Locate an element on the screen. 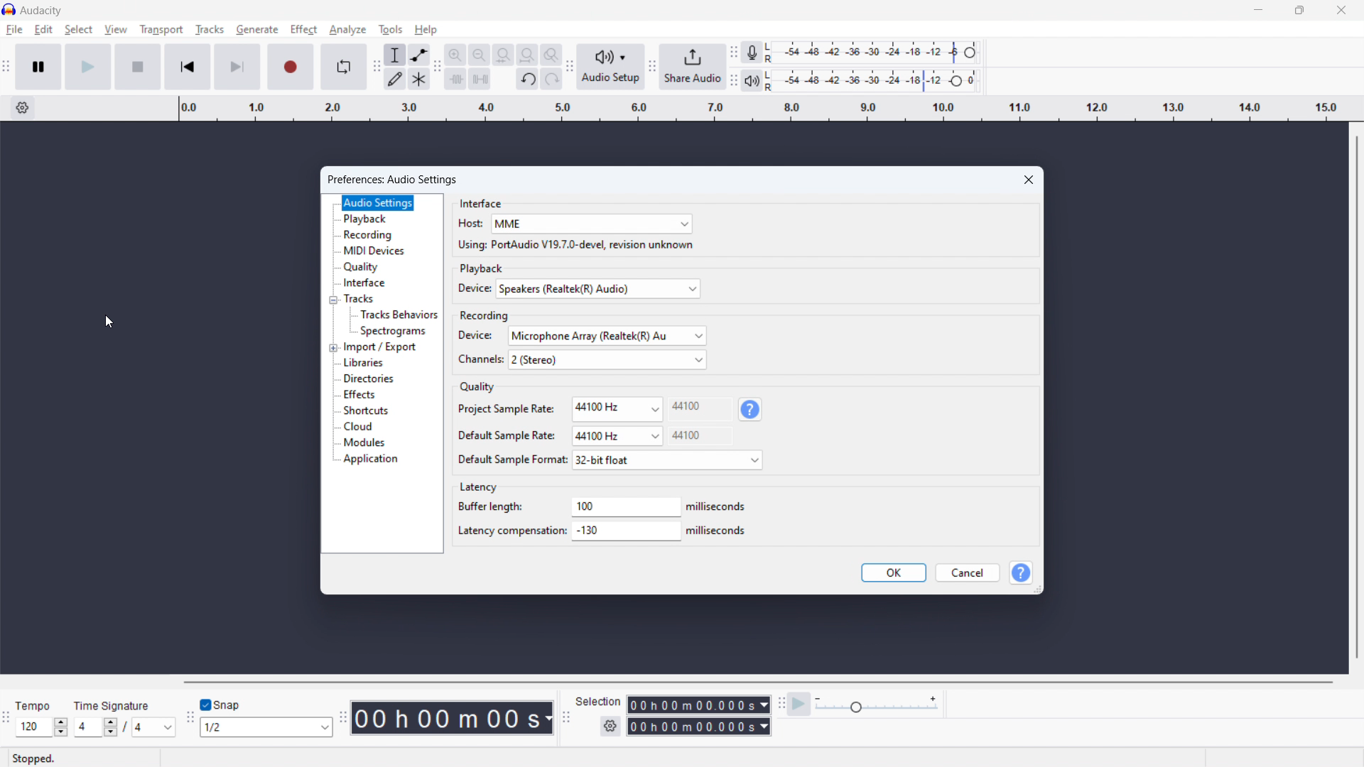 The height and width of the screenshot is (767, 1364). playback is located at coordinates (483, 268).